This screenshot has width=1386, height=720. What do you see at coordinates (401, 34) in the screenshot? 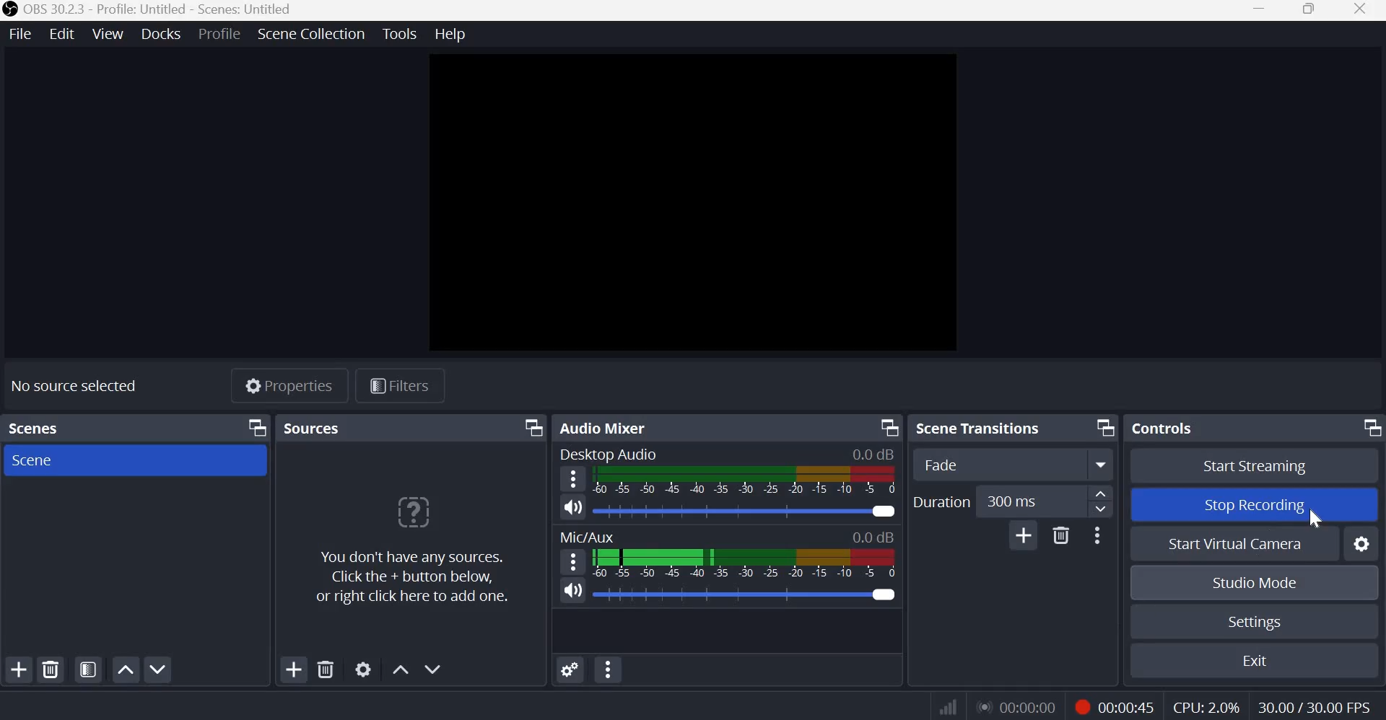
I see `Tools` at bounding box center [401, 34].